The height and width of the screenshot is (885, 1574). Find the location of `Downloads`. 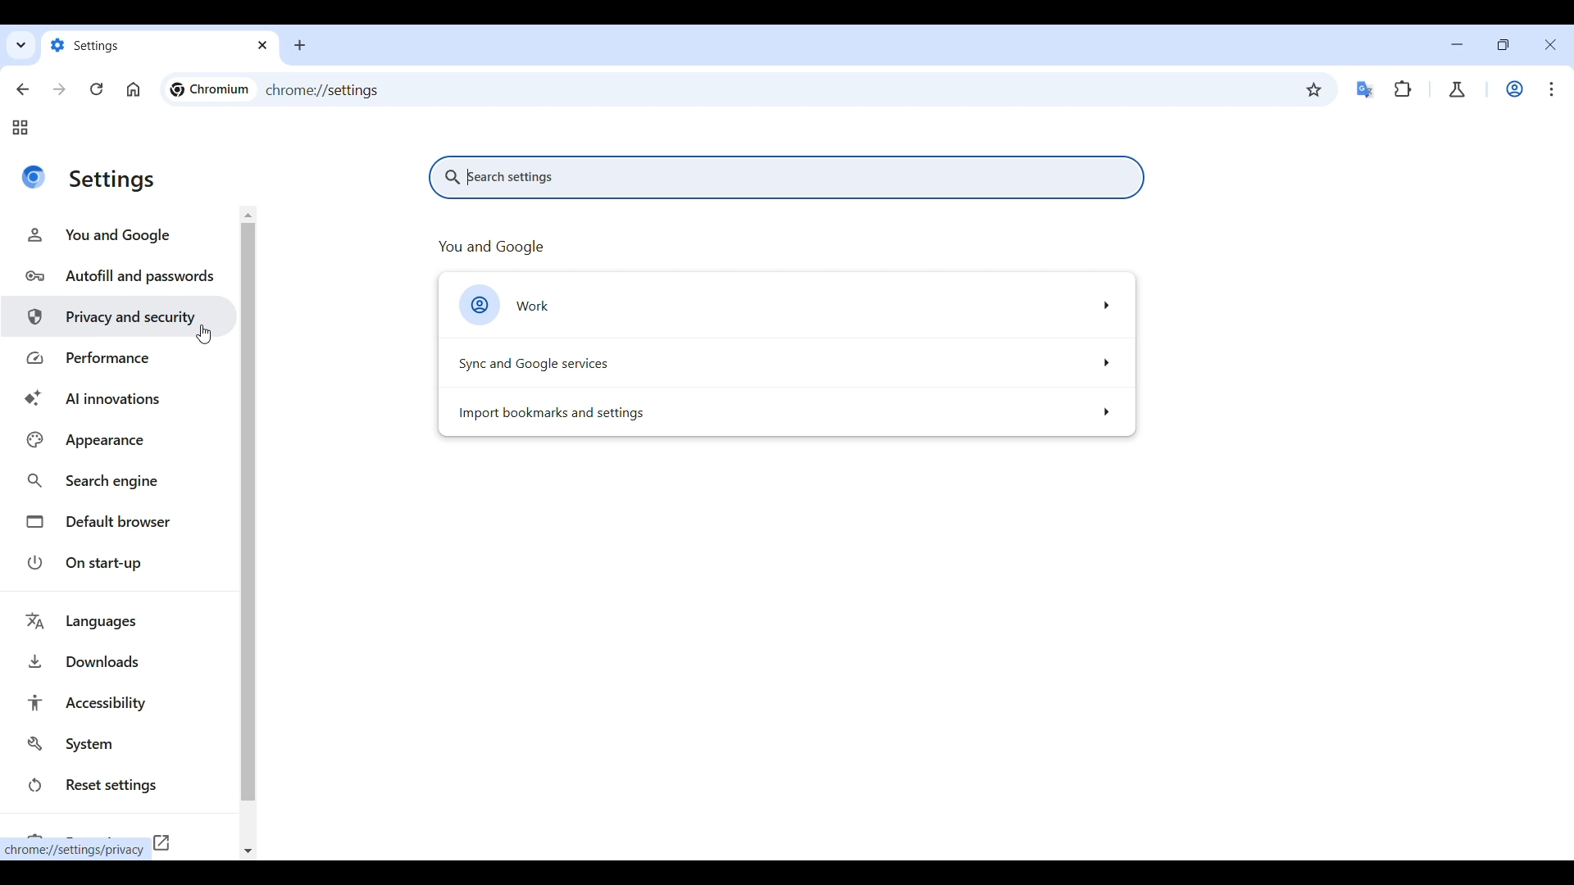

Downloads is located at coordinates (121, 662).